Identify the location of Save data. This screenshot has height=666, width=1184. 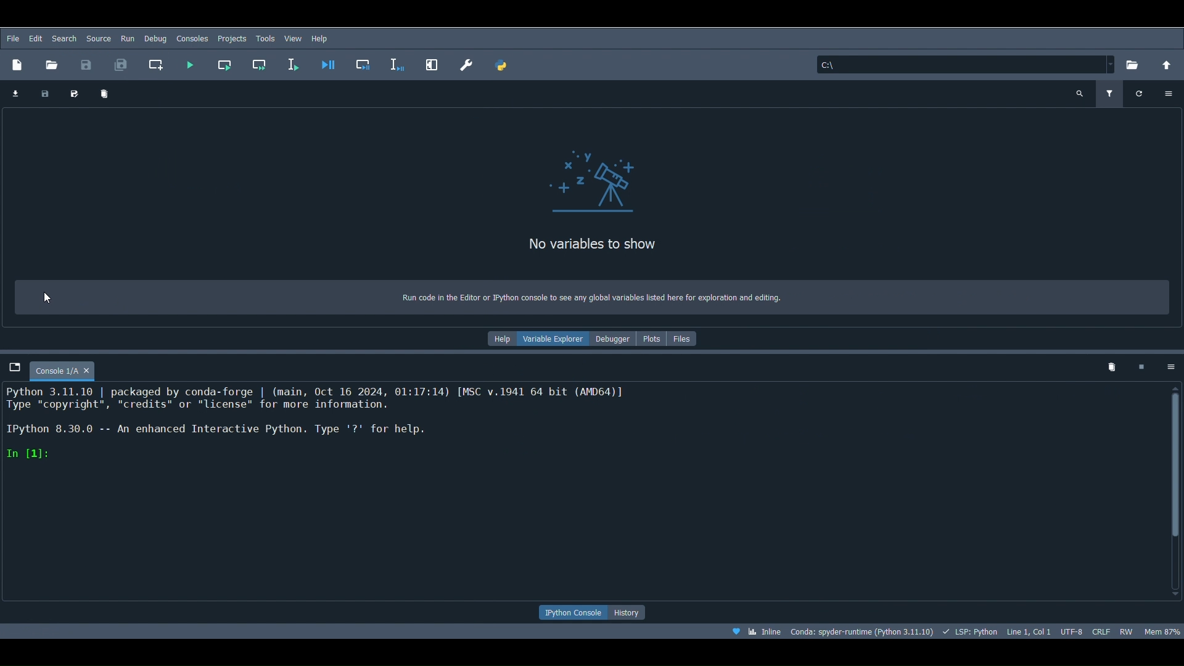
(43, 95).